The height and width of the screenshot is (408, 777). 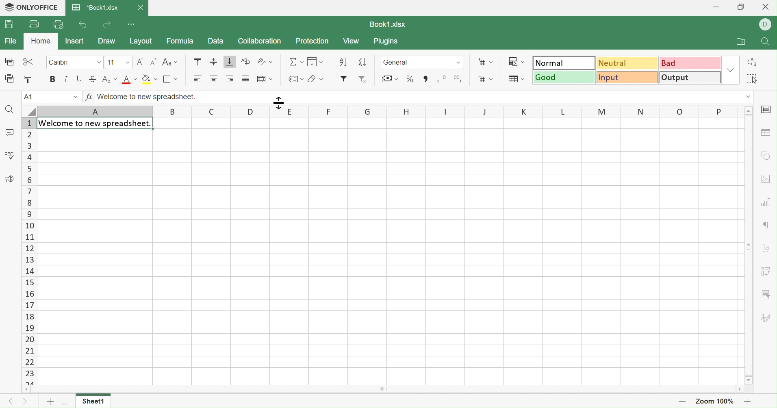 I want to click on Undo, so click(x=82, y=25).